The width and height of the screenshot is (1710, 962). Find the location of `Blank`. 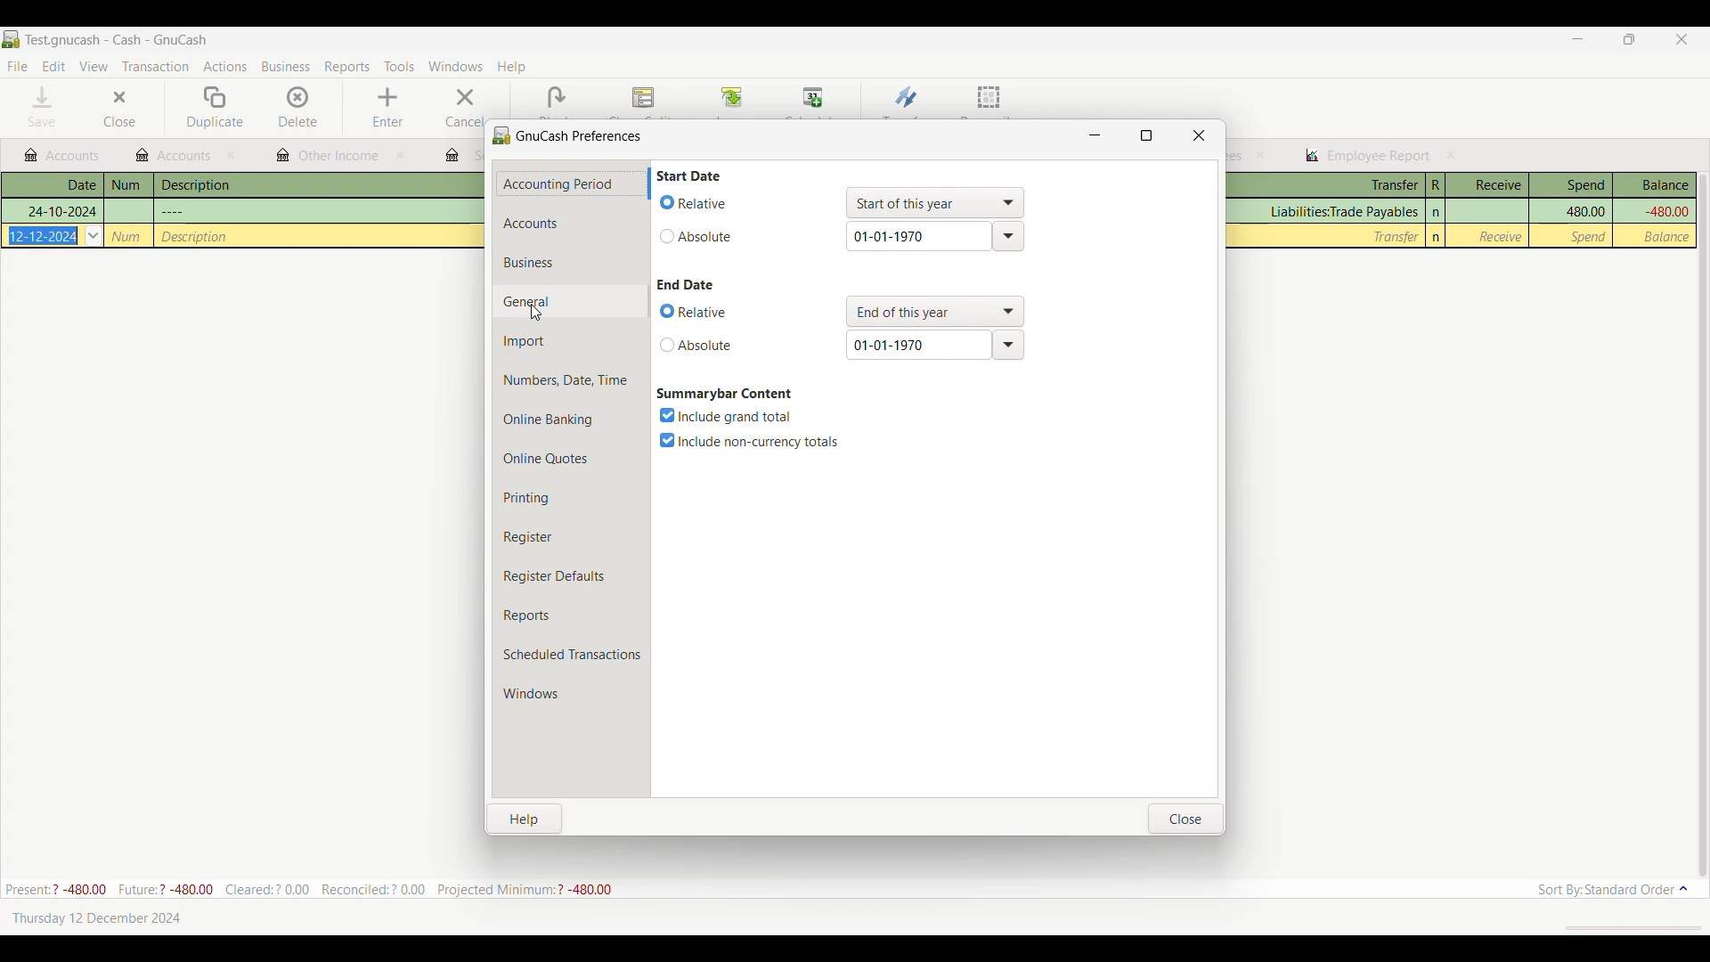

Blank is located at coordinates (556, 98).